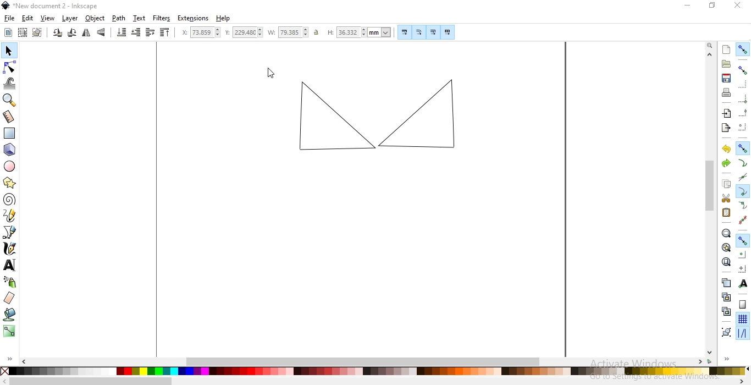 The image size is (751, 385). What do you see at coordinates (374, 118) in the screenshot?
I see `object image` at bounding box center [374, 118].